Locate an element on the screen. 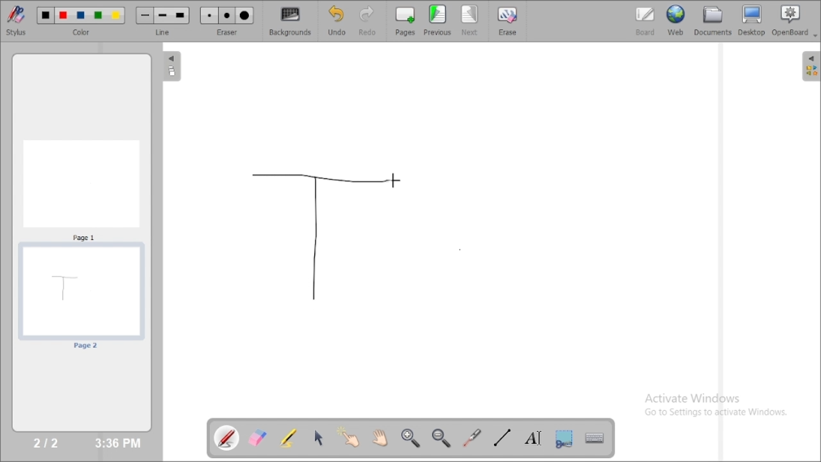 The image size is (821, 462). Color 2 is located at coordinates (63, 16).